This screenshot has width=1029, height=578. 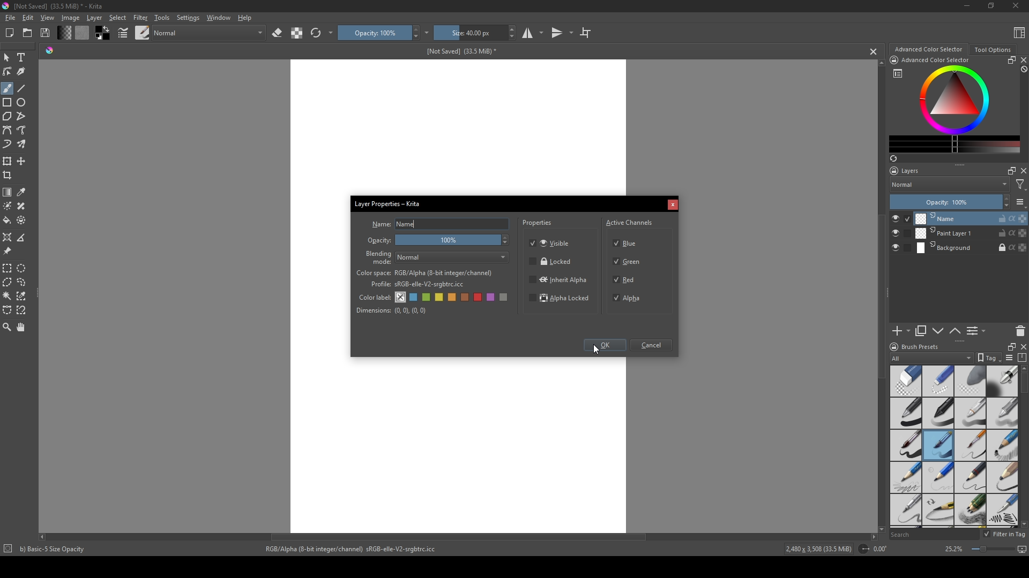 I want to click on lasso, so click(x=23, y=282).